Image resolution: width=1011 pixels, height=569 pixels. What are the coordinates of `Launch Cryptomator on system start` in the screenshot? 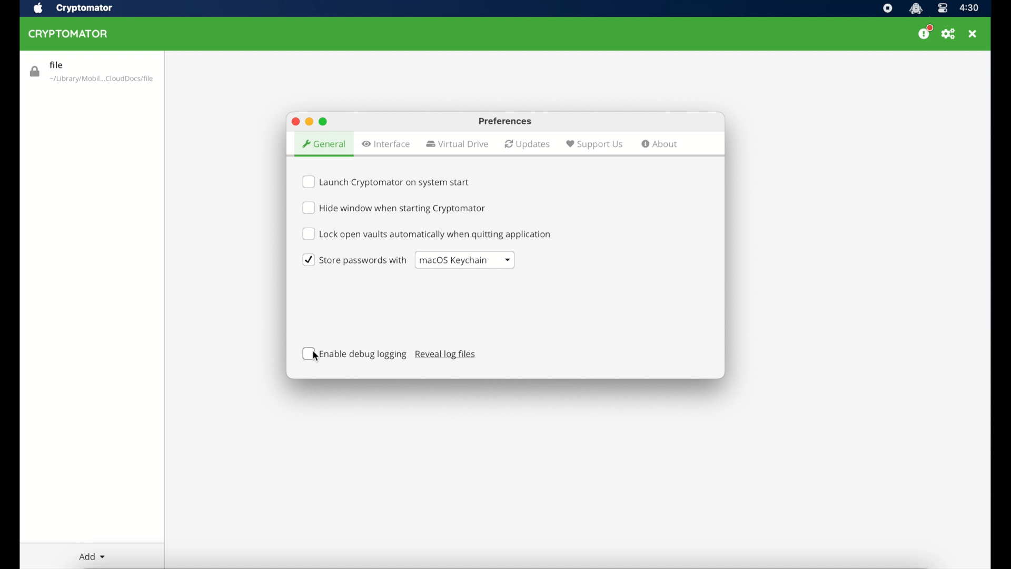 It's located at (388, 180).